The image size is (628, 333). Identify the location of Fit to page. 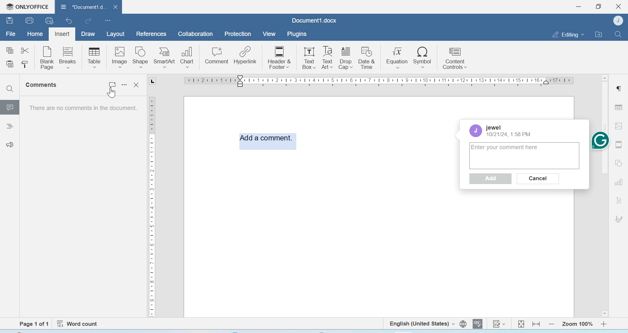
(521, 324).